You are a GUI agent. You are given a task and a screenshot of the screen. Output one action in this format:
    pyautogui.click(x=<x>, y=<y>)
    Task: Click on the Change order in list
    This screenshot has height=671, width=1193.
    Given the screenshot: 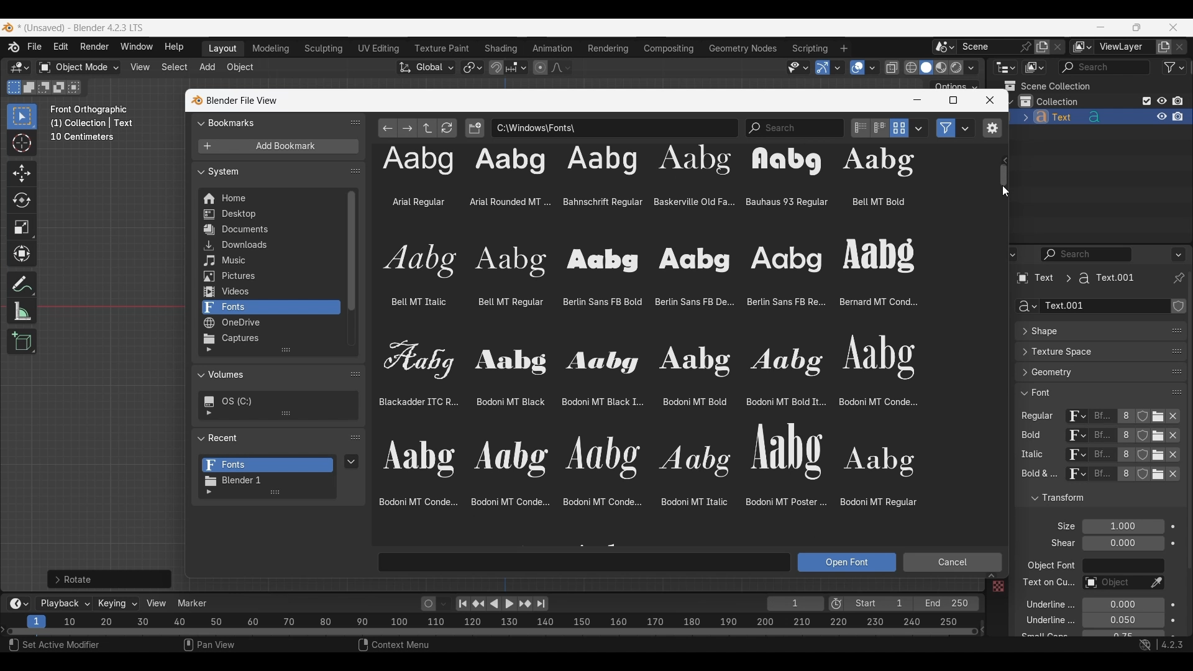 What is the action you would take?
    pyautogui.click(x=355, y=122)
    